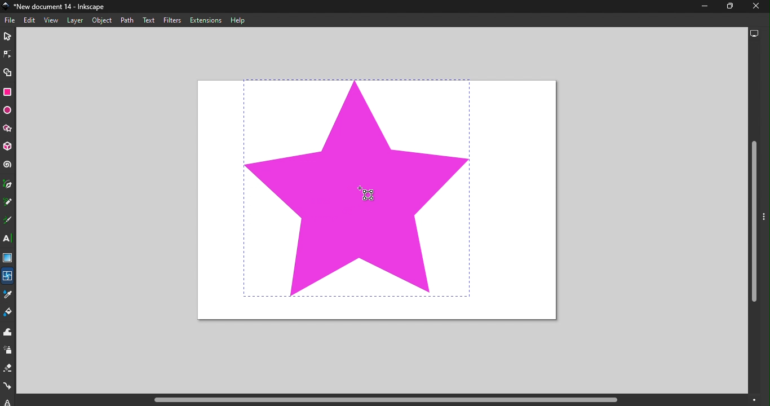 The width and height of the screenshot is (770, 406). Describe the element at coordinates (205, 20) in the screenshot. I see `Extensions` at that location.